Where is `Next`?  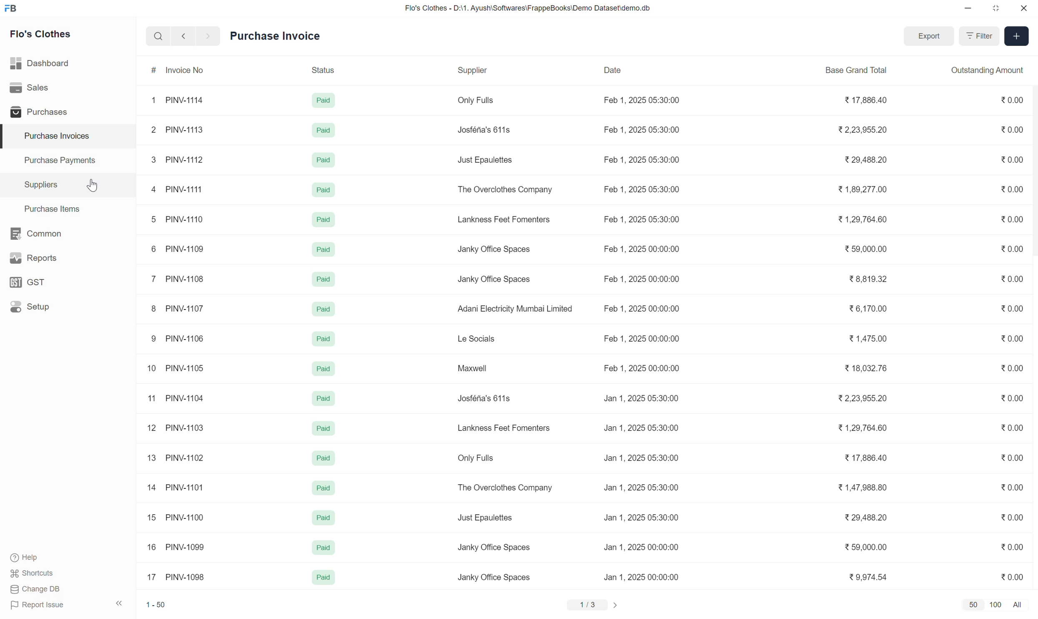 Next is located at coordinates (208, 36).